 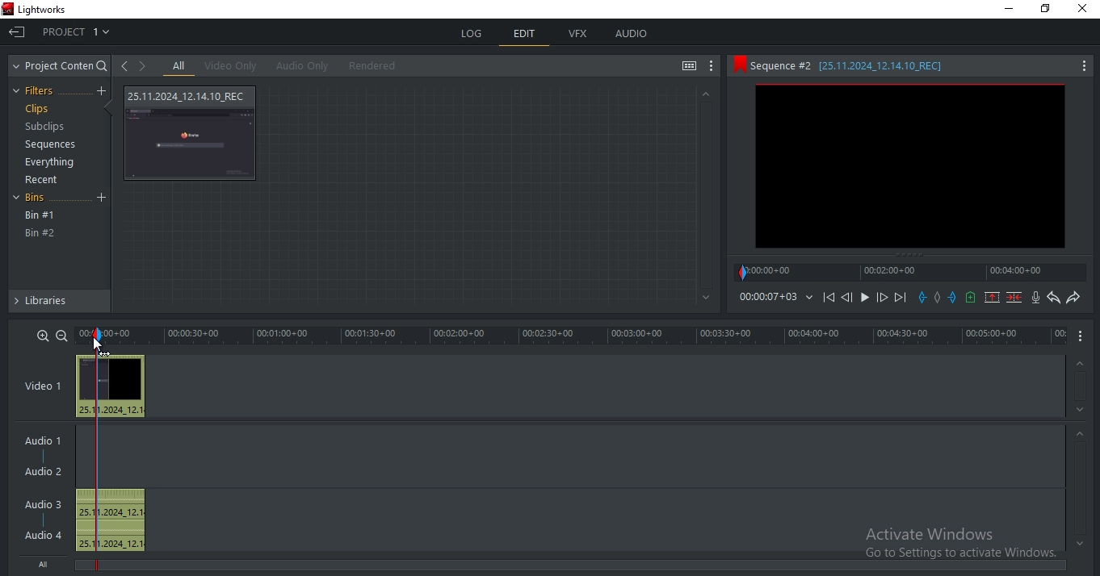 I want to click on , so click(x=142, y=67).